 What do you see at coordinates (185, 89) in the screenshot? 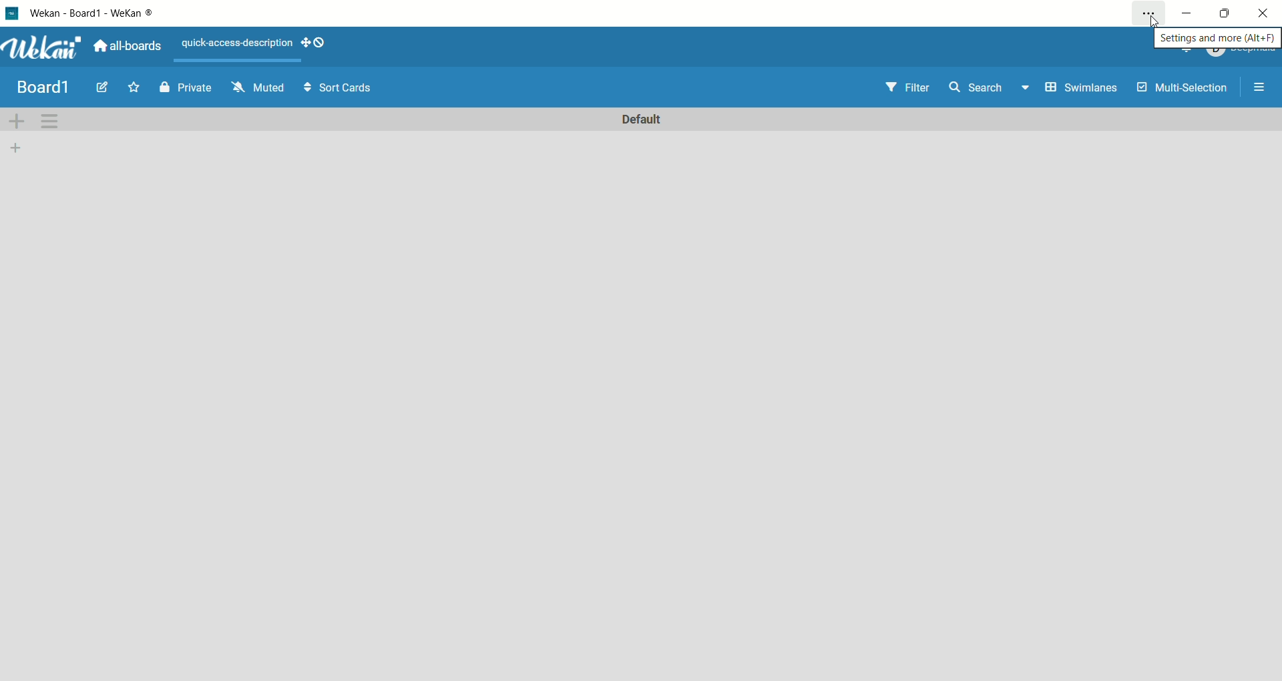
I see `private` at bounding box center [185, 89].